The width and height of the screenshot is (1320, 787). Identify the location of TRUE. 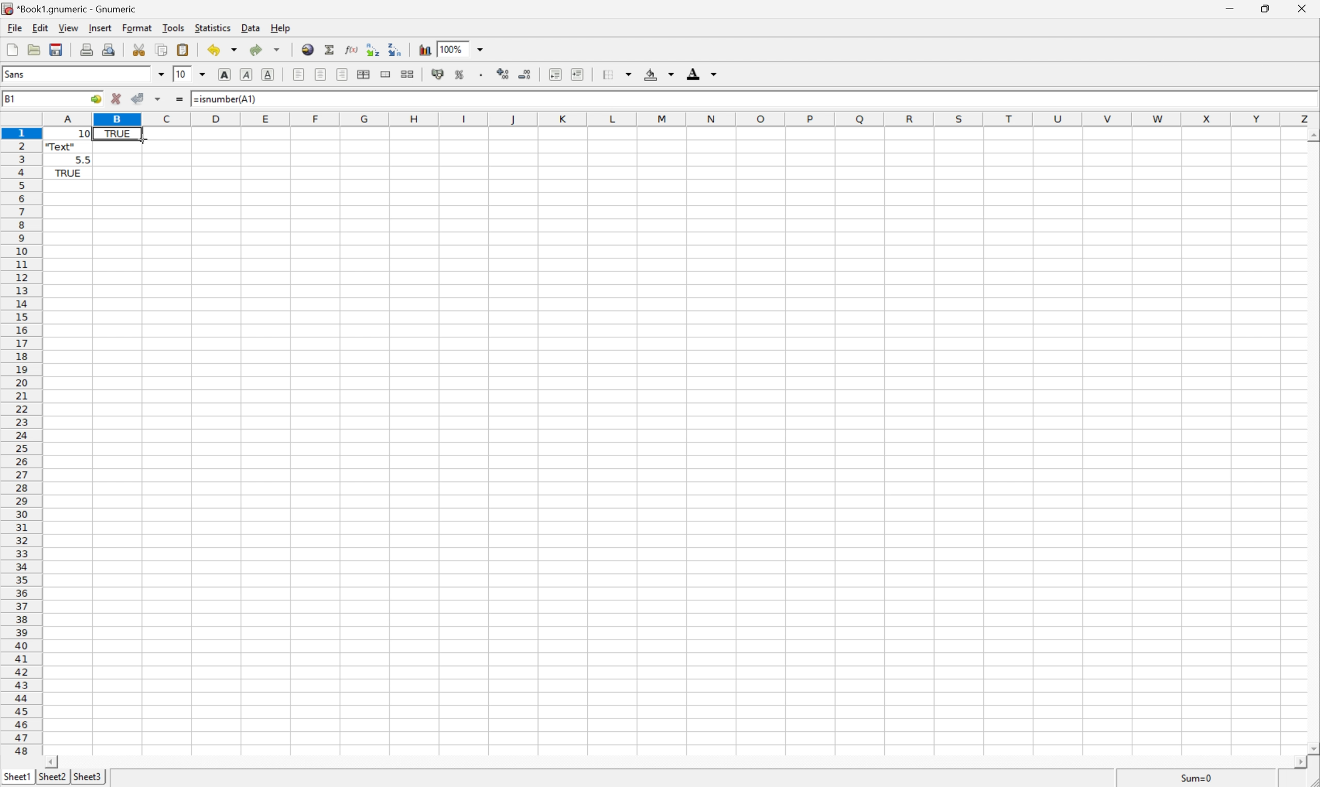
(68, 174).